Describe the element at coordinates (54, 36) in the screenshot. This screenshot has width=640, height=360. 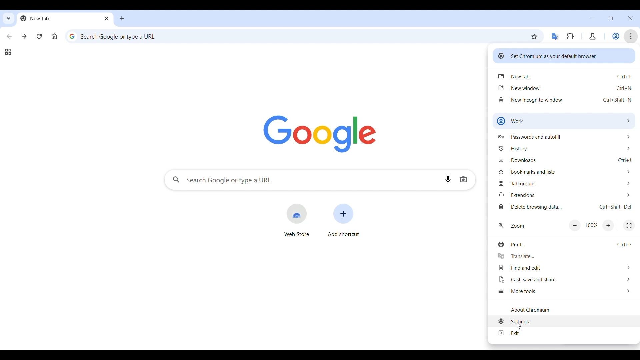
I see `Go to homepage` at that location.